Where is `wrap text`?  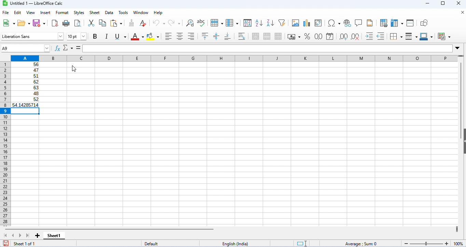
wrap text is located at coordinates (242, 36).